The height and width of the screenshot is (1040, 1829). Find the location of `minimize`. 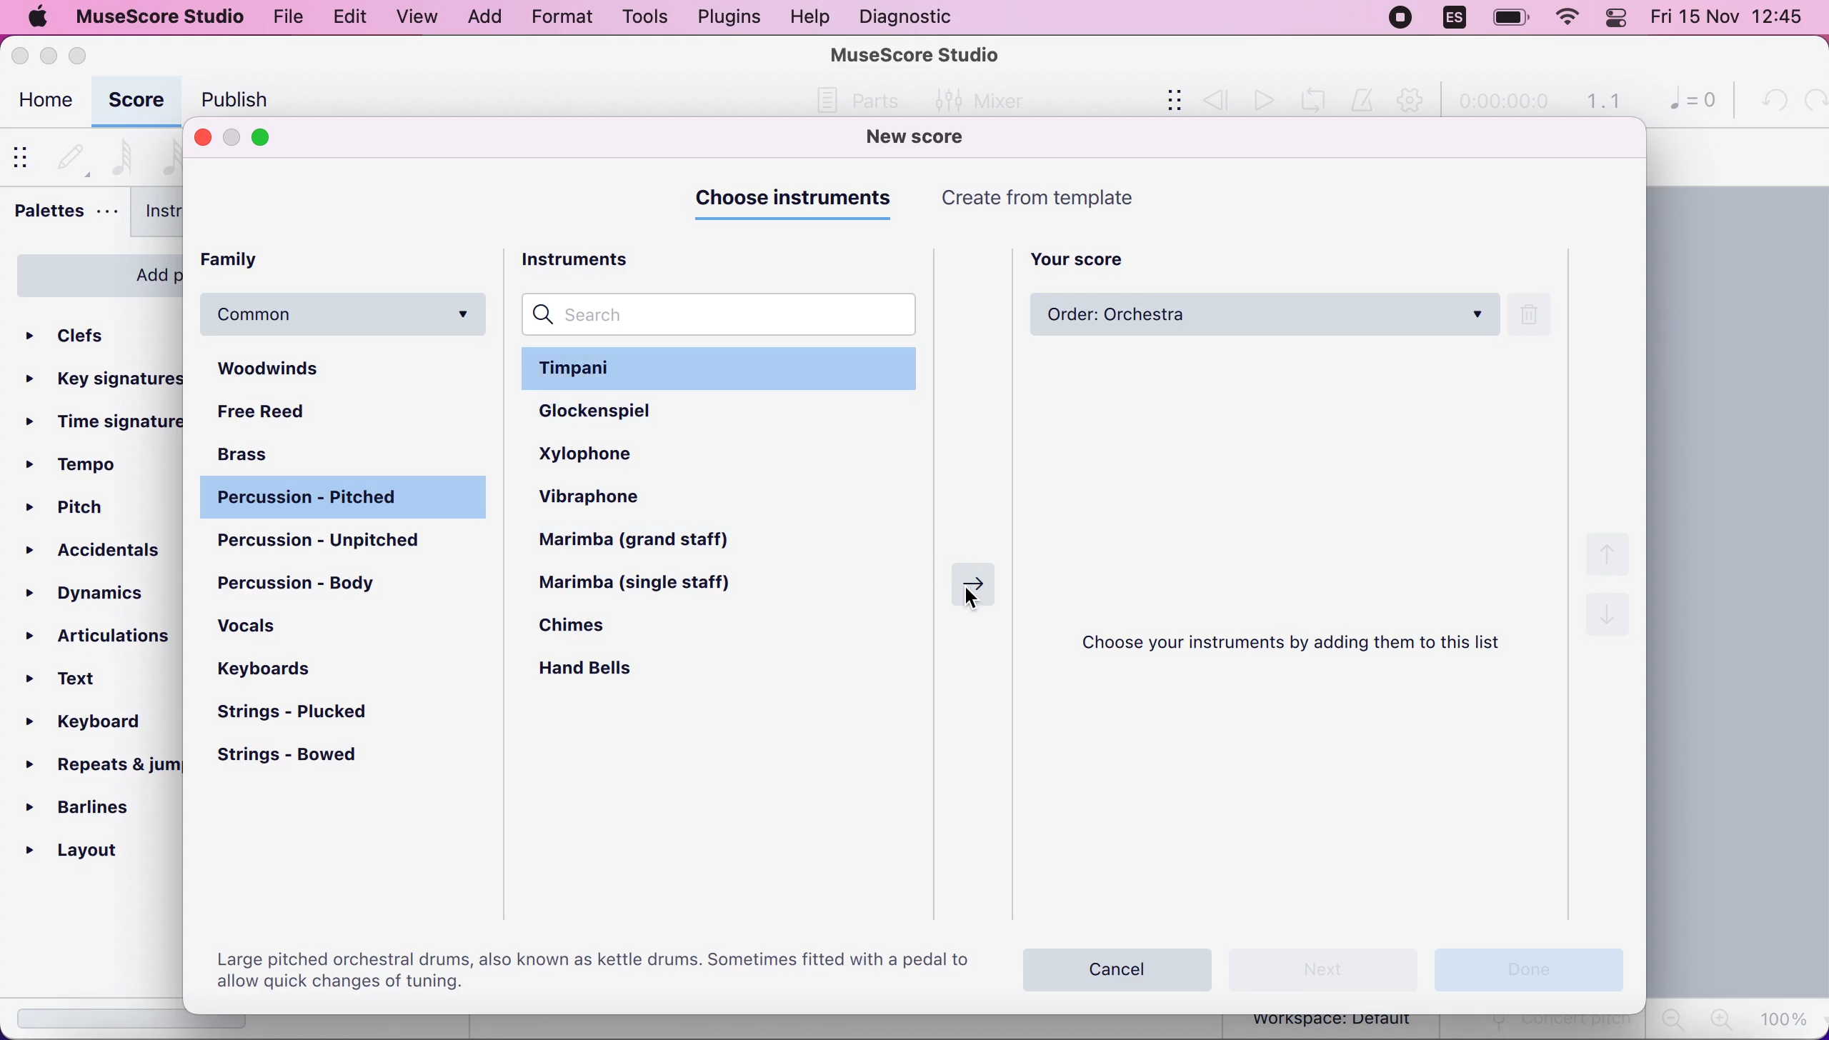

minimize is located at coordinates (48, 52).